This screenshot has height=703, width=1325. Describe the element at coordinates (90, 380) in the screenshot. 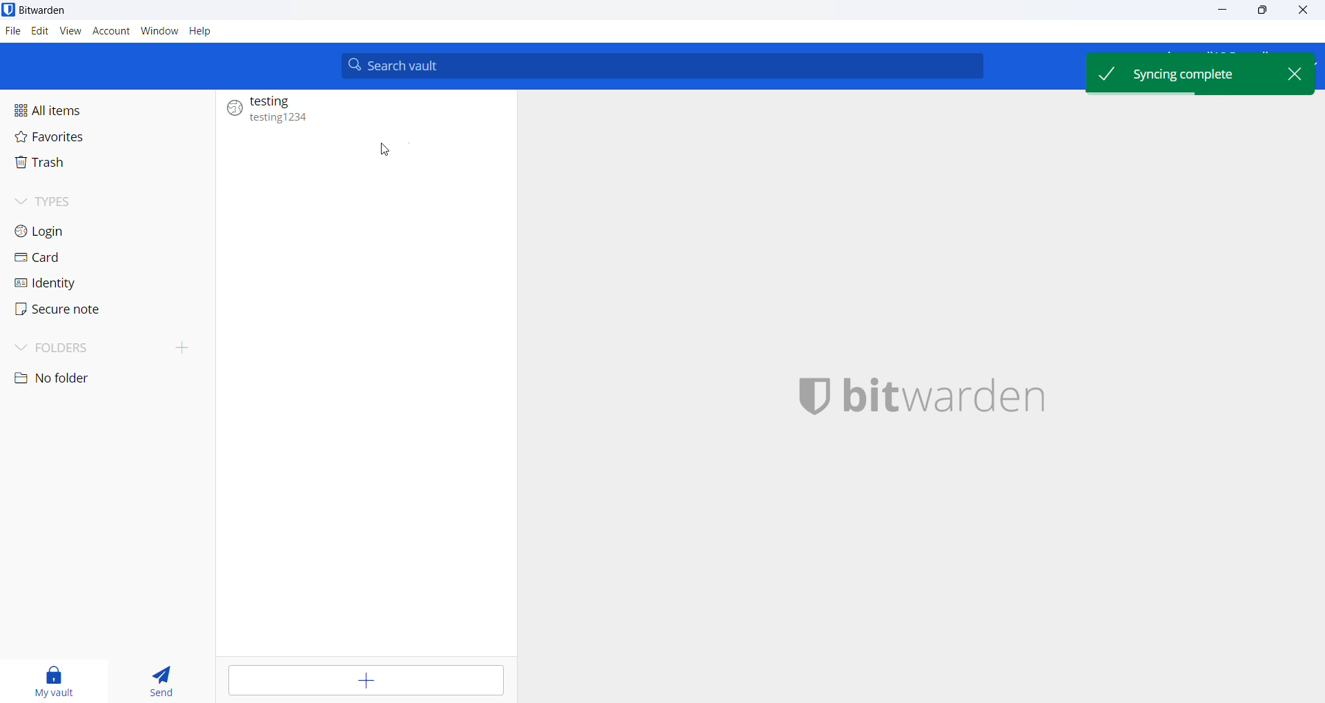

I see `no folders` at that location.